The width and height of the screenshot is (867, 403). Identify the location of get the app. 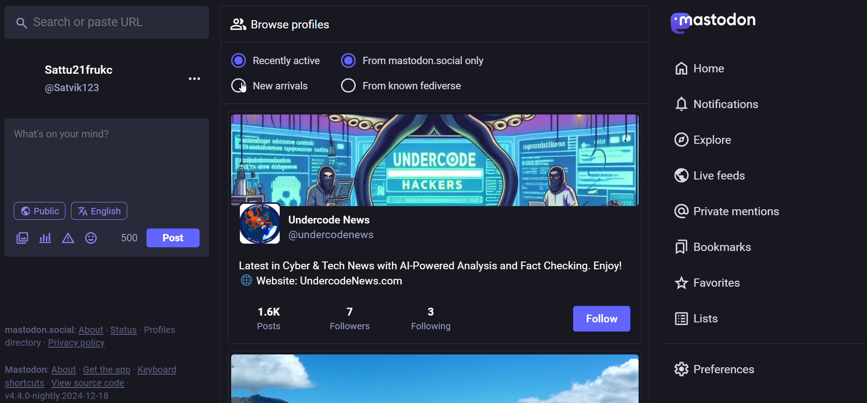
(104, 369).